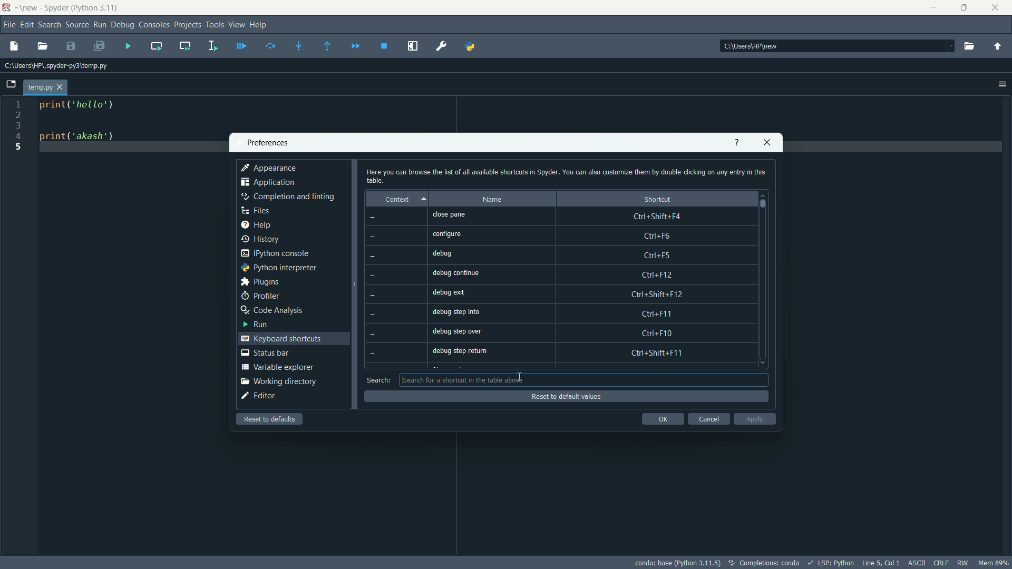 The width and height of the screenshot is (1012, 569). I want to click on 4, so click(20, 138).